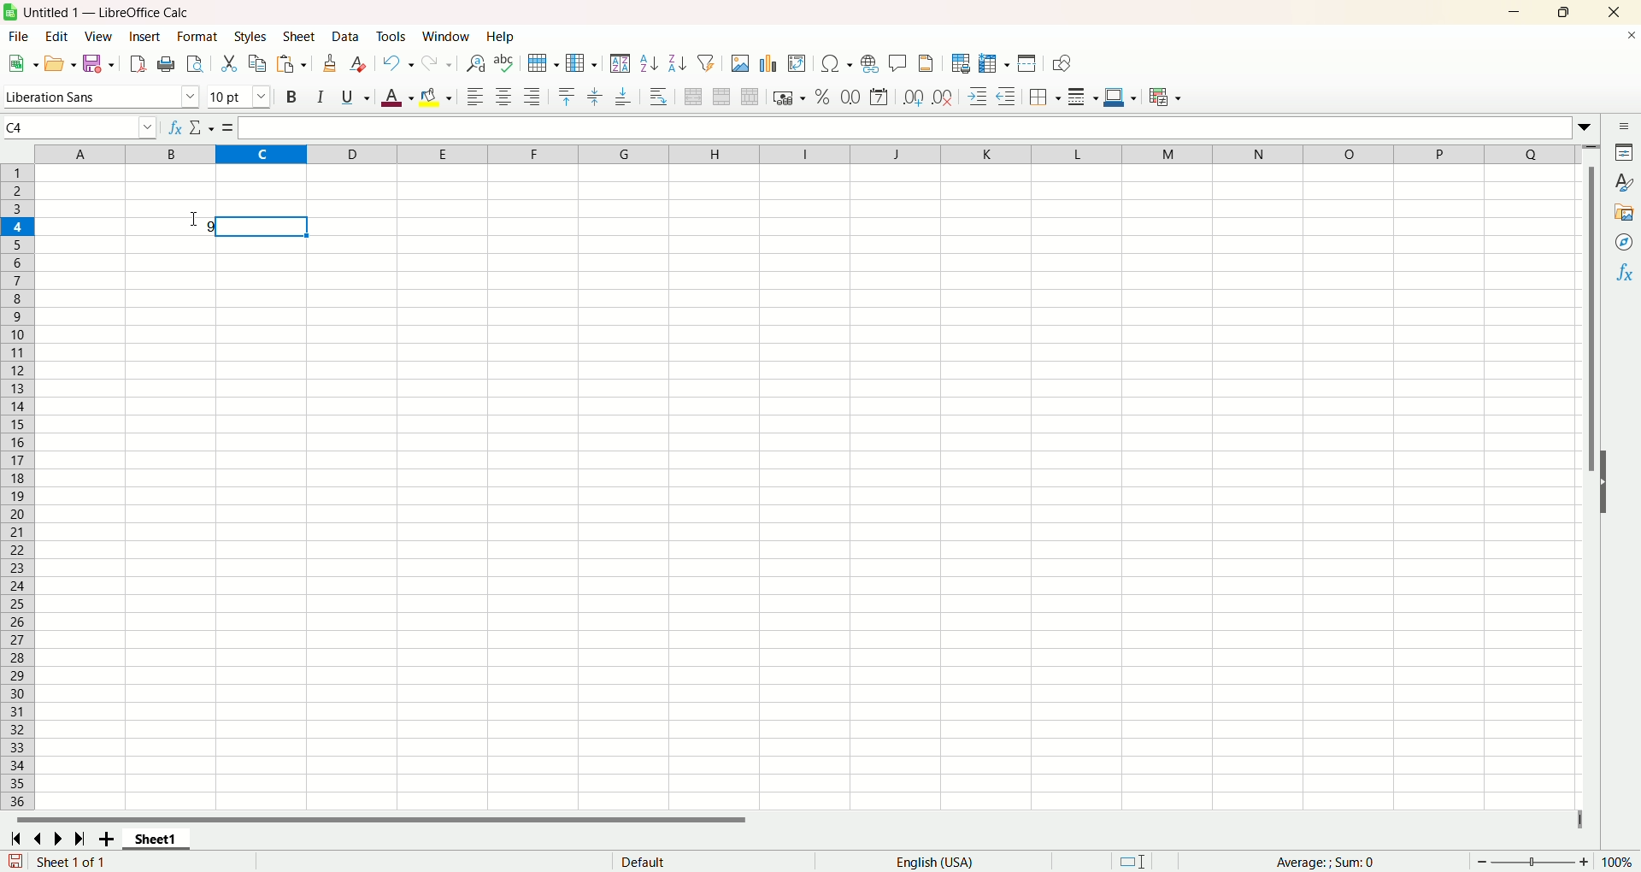 This screenshot has width=1641, height=872. Describe the element at coordinates (1062, 65) in the screenshot. I see `draw function` at that location.